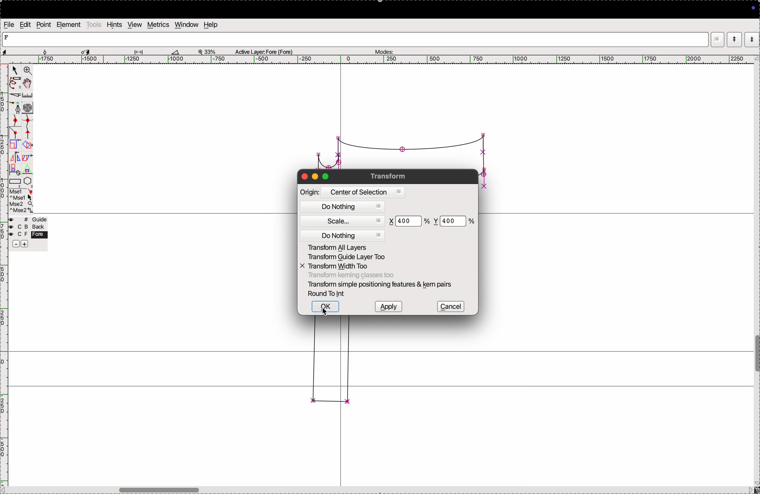  What do you see at coordinates (18, 108) in the screenshot?
I see `fountain pen` at bounding box center [18, 108].